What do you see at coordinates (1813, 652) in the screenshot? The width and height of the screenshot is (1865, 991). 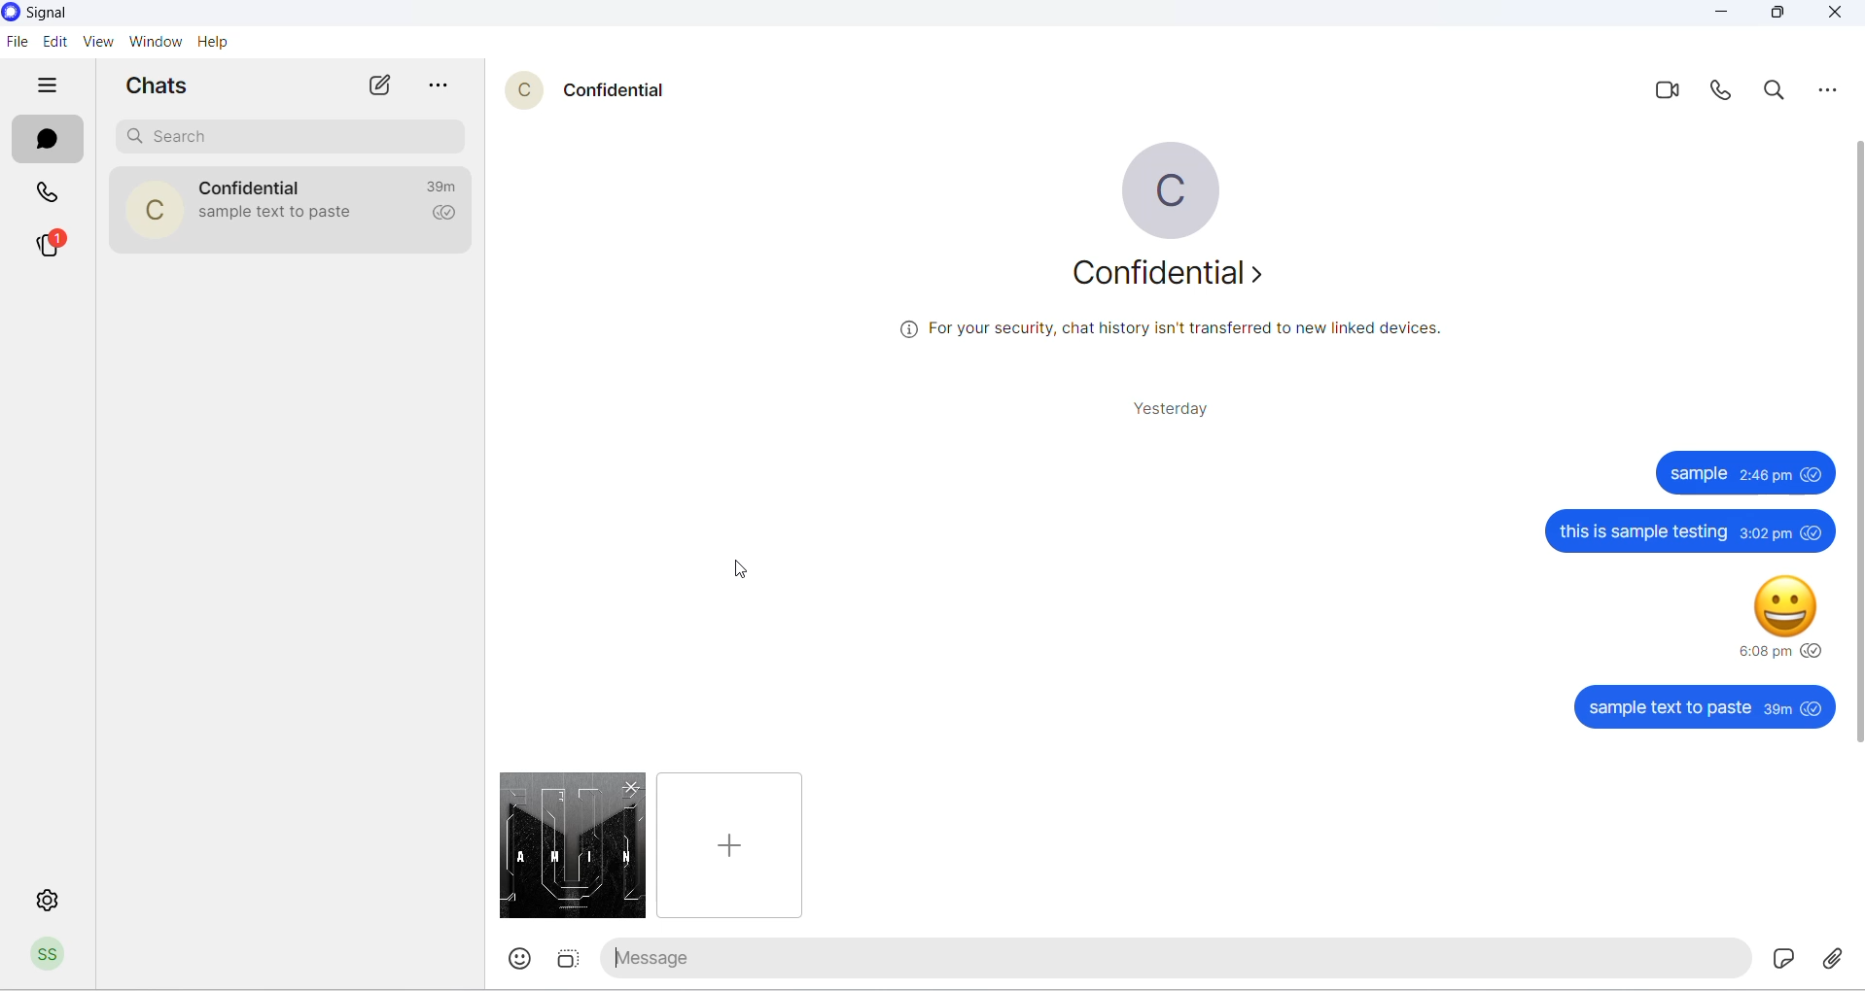 I see `seen` at bounding box center [1813, 652].